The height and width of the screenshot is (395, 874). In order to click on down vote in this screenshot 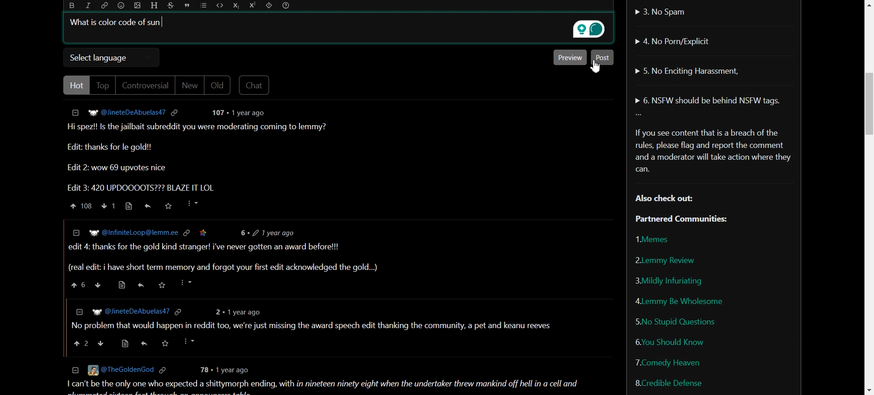, I will do `click(101, 343)`.